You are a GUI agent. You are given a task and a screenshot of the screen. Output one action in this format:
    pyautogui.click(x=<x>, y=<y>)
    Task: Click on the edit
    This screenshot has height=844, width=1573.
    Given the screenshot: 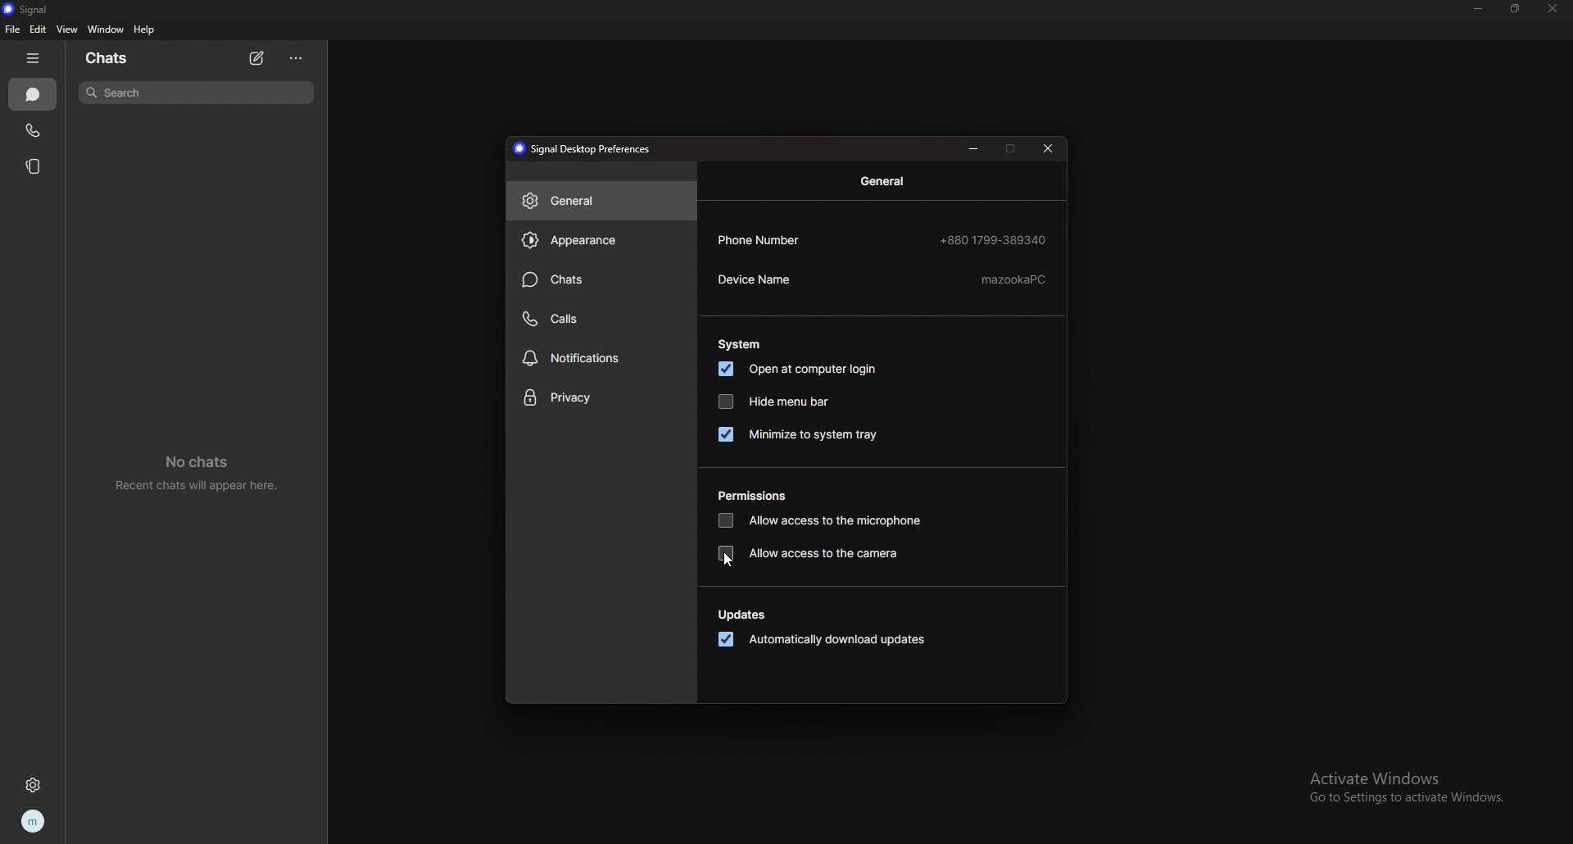 What is the action you would take?
    pyautogui.click(x=39, y=29)
    